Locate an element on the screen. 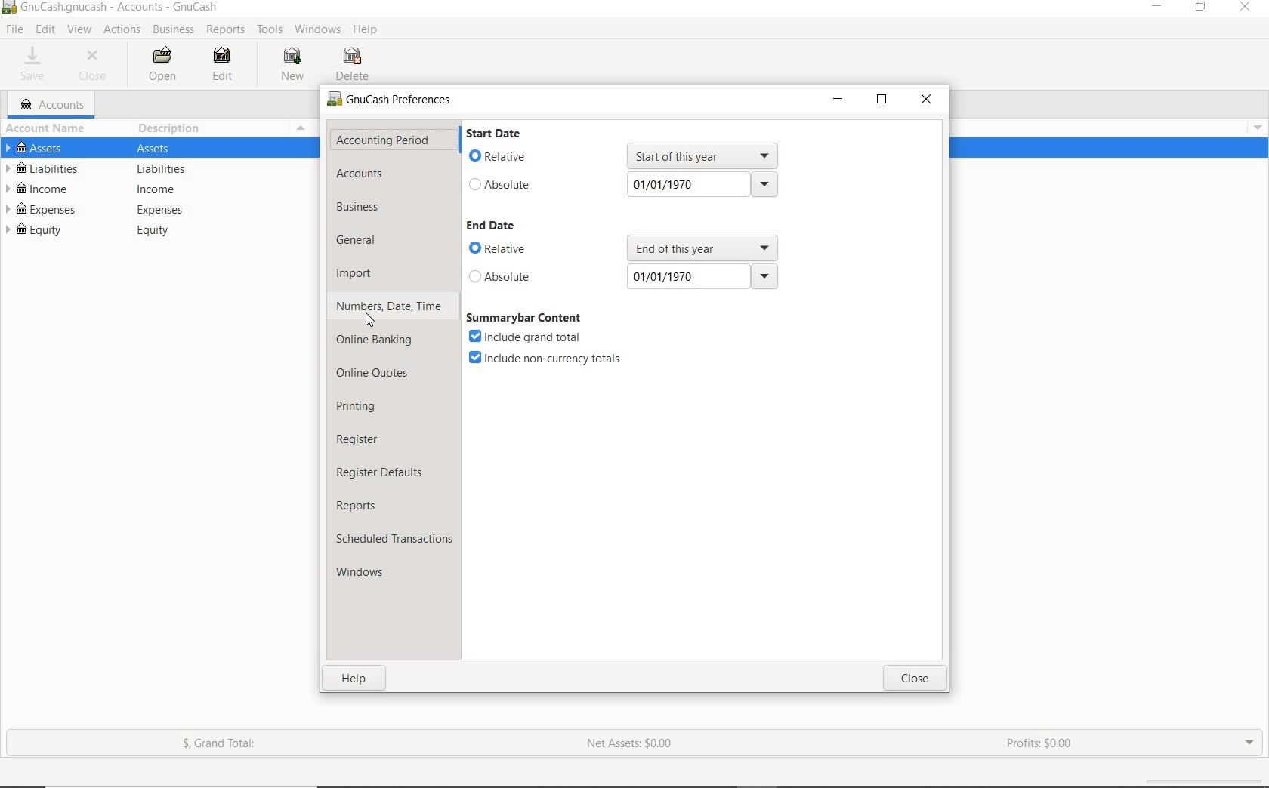 The width and height of the screenshot is (1269, 788). VIEW is located at coordinates (80, 30).